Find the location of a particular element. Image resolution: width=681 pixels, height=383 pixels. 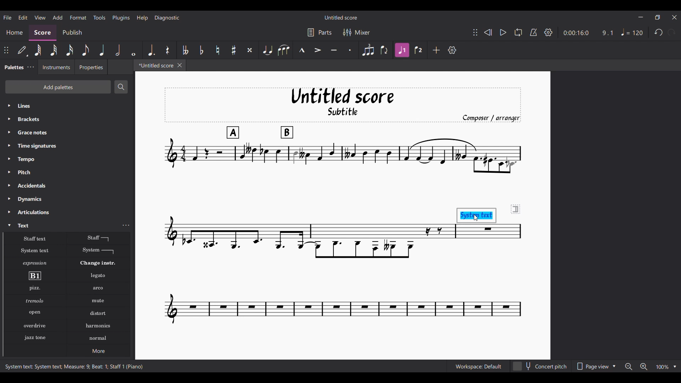

View menu is located at coordinates (40, 18).